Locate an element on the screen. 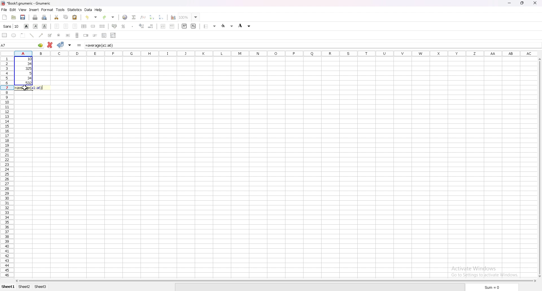  paste is located at coordinates (75, 17).